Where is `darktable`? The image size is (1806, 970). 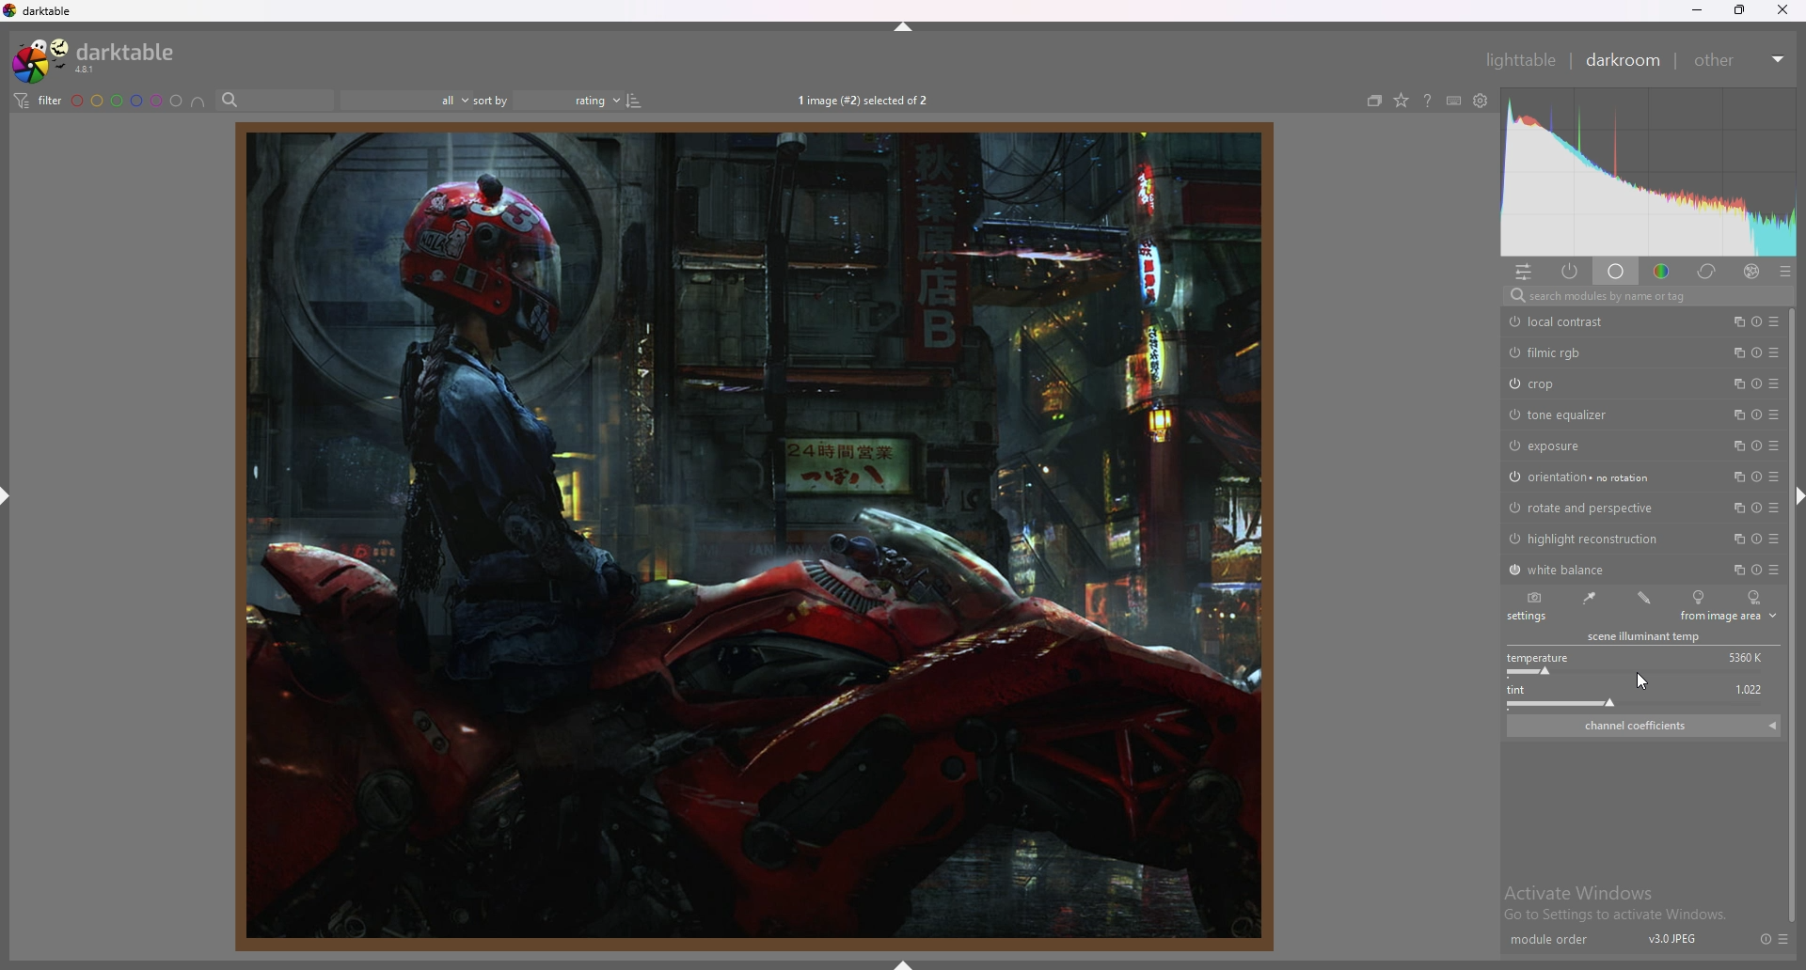
darktable is located at coordinates (41, 10).